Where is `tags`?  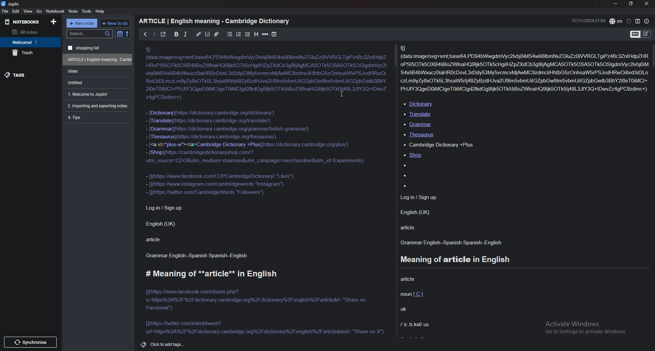
tags is located at coordinates (29, 75).